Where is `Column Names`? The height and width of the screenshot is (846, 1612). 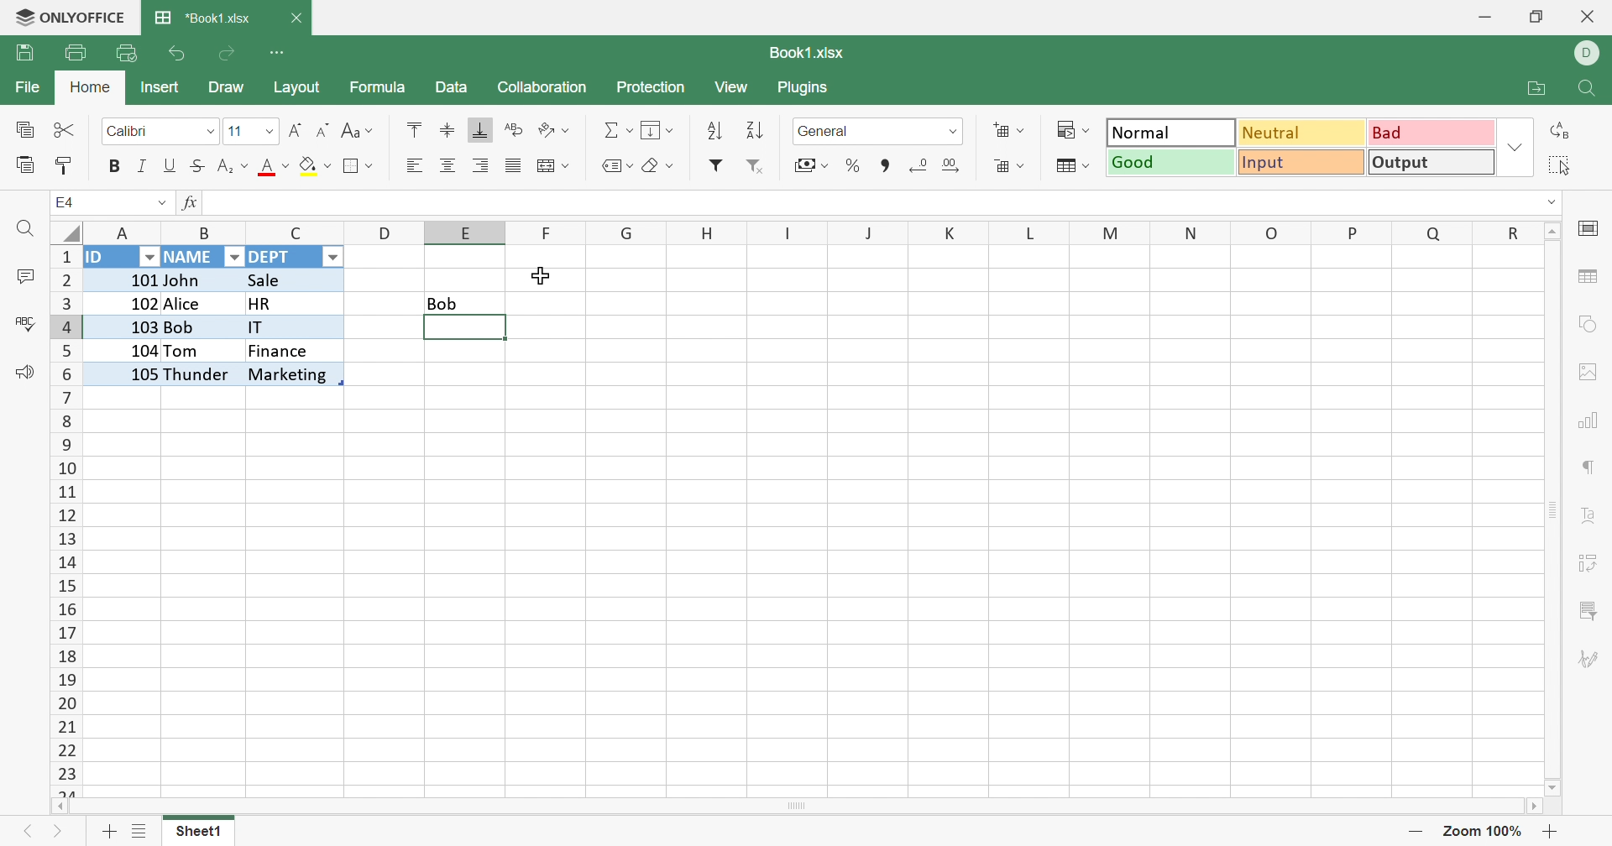 Column Names is located at coordinates (809, 232).